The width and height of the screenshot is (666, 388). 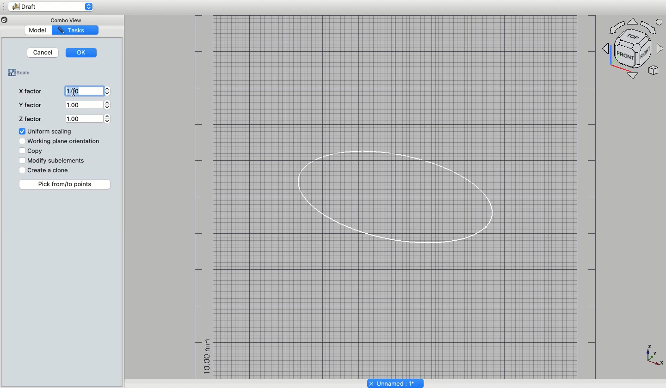 I want to click on Working plane orientation, so click(x=61, y=141).